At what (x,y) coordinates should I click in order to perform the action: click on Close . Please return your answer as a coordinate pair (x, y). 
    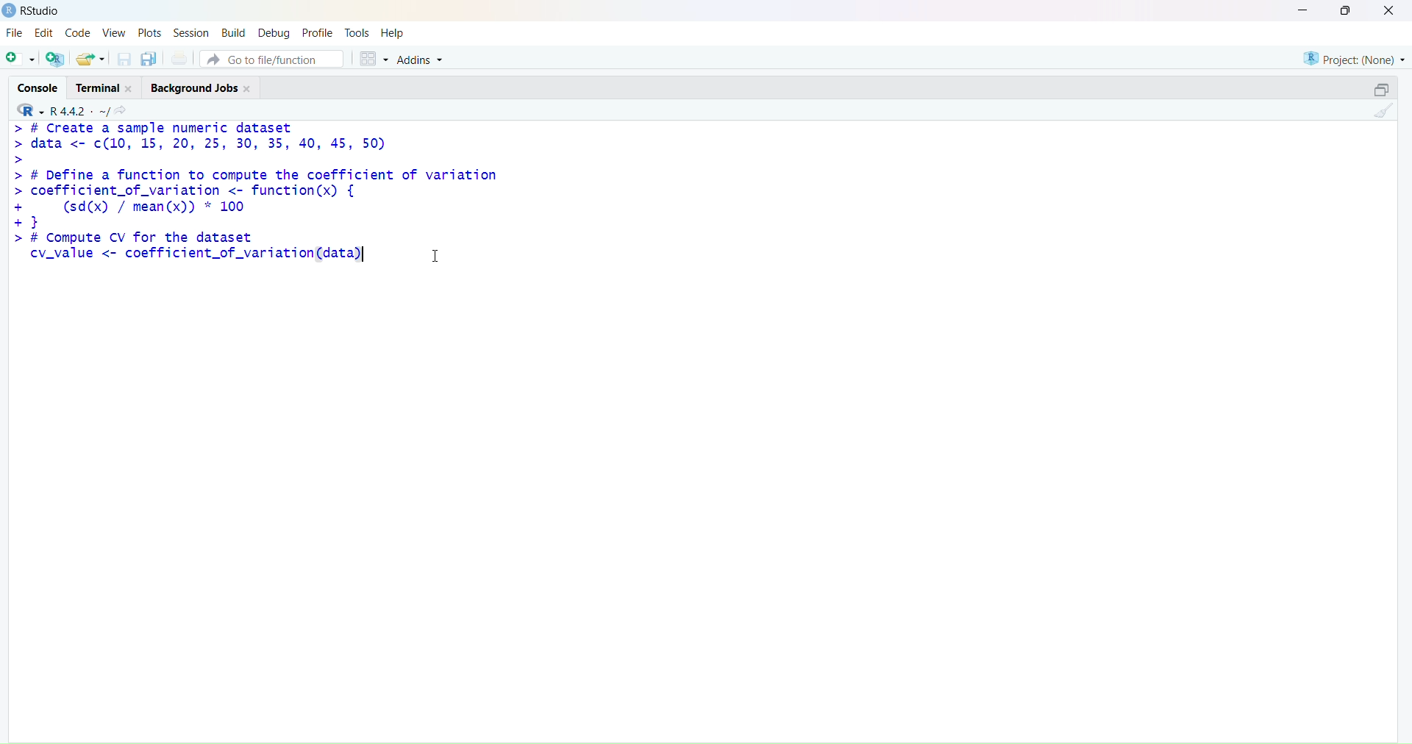
    Looking at the image, I should click on (249, 89).